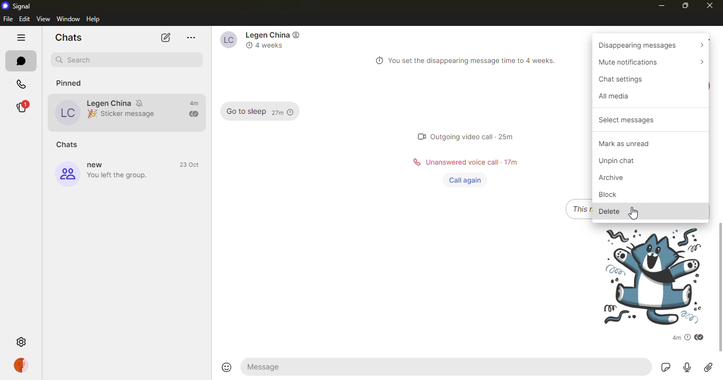  What do you see at coordinates (120, 176) in the screenshot?
I see `You left the group` at bounding box center [120, 176].